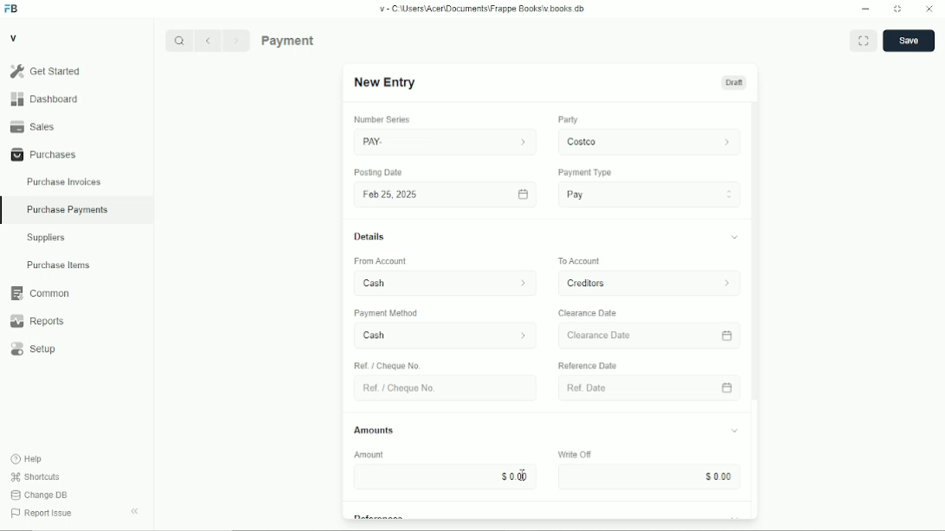 The width and height of the screenshot is (945, 531). What do you see at coordinates (14, 37) in the screenshot?
I see `V` at bounding box center [14, 37].